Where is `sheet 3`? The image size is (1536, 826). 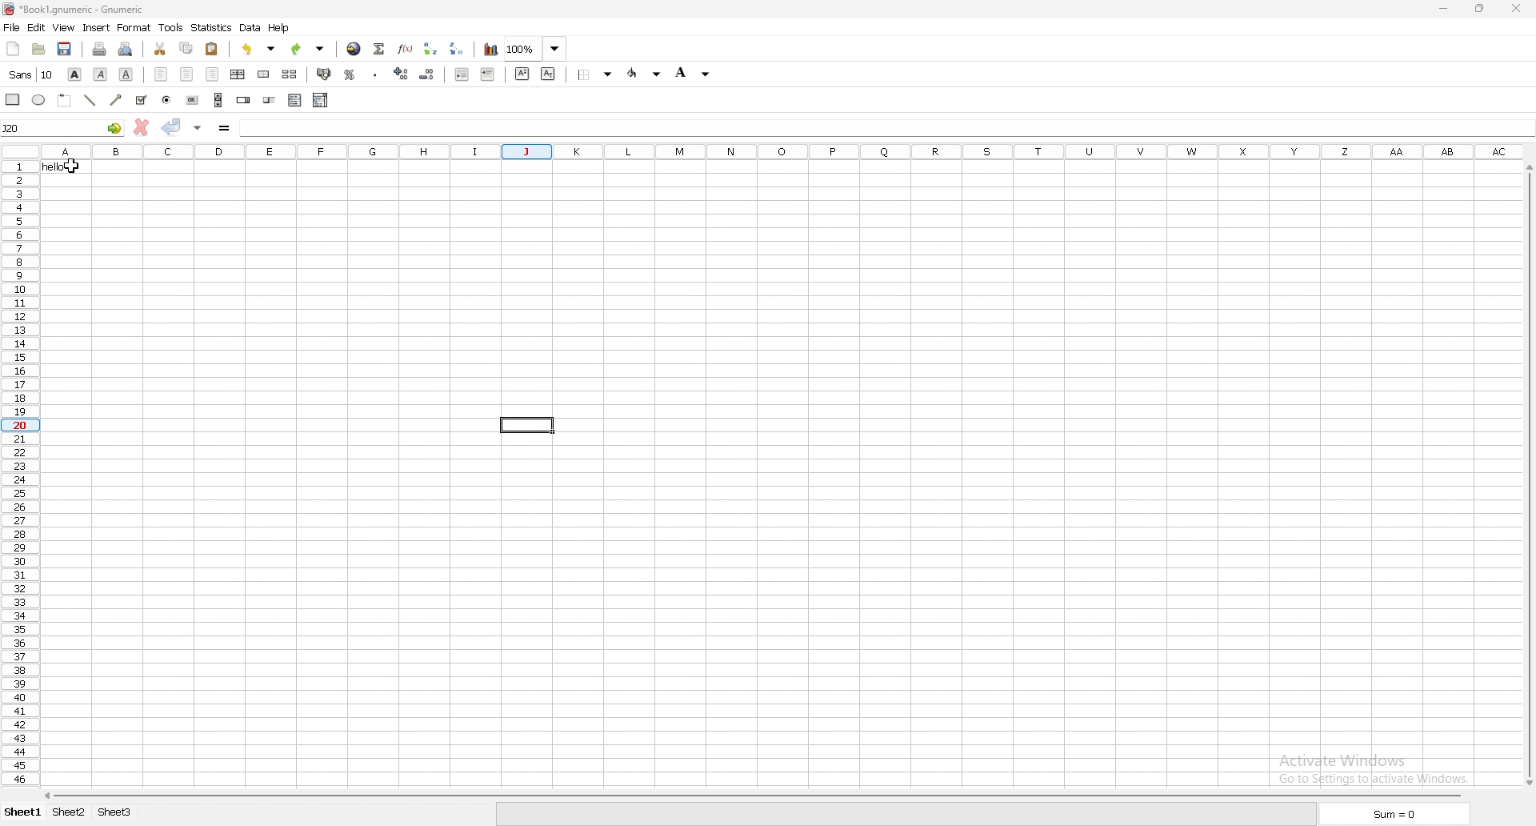
sheet 3 is located at coordinates (115, 813).